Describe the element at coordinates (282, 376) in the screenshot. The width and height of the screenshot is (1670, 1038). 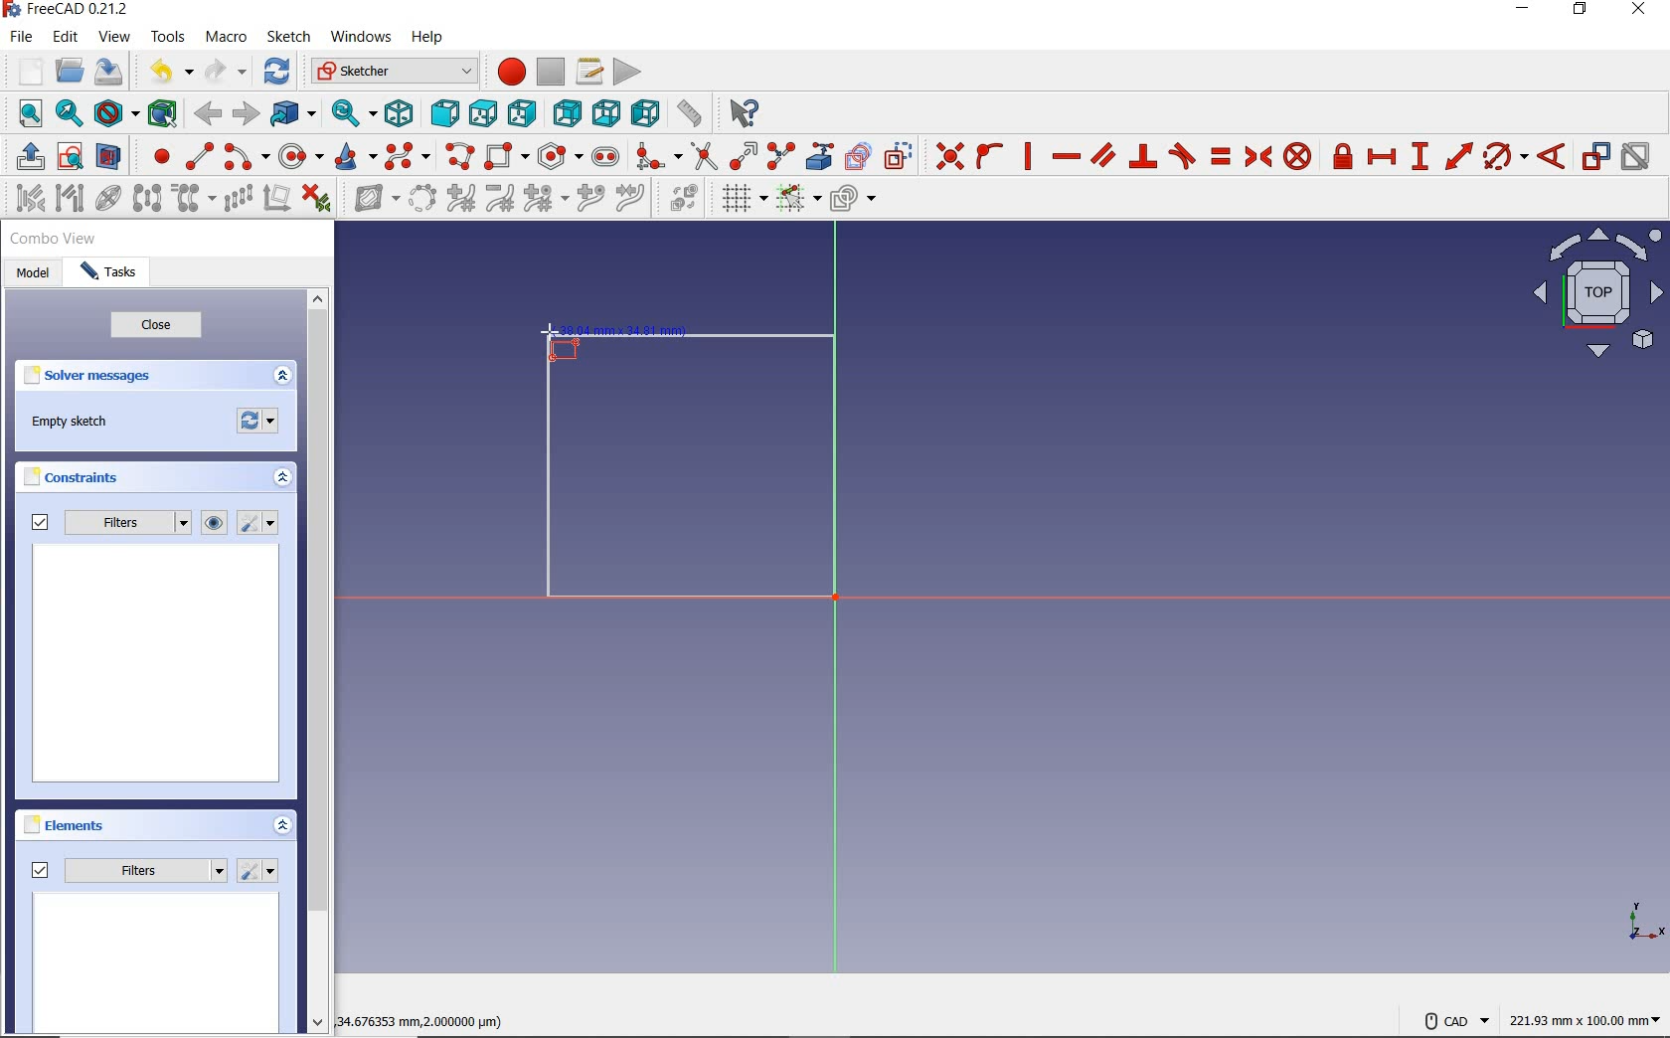
I see `expand` at that location.